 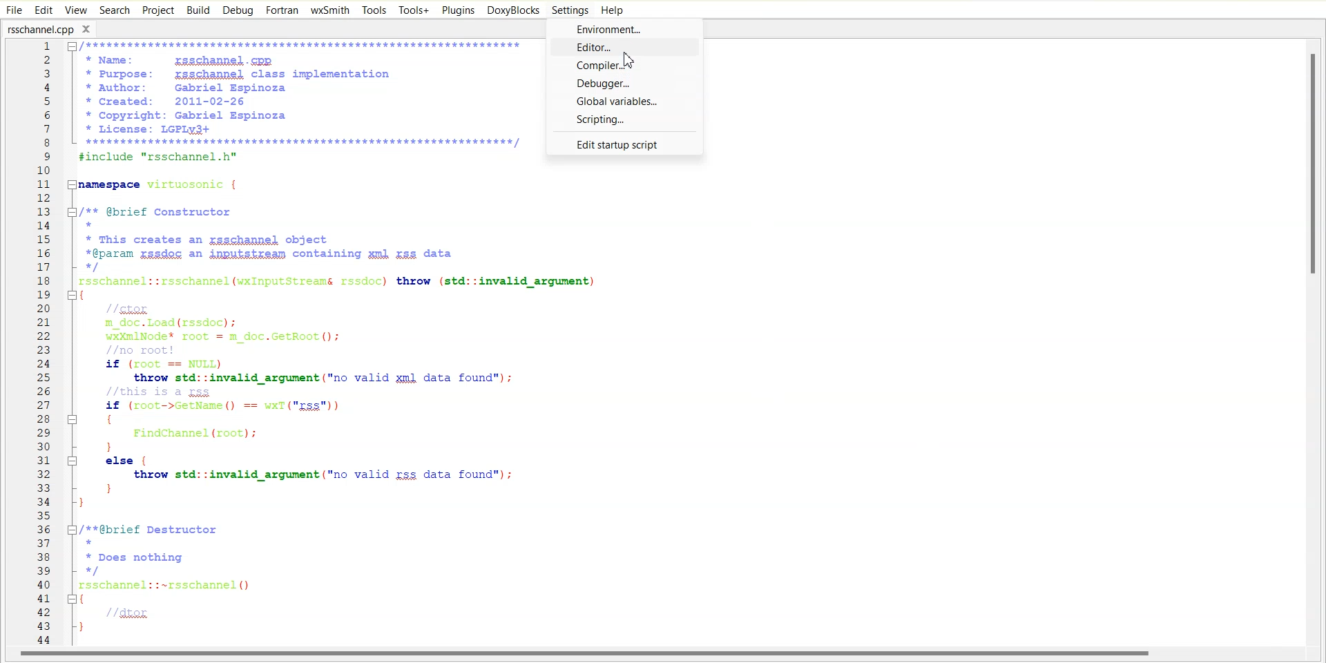 I want to click on Horizontal Scroll bar, so click(x=587, y=655).